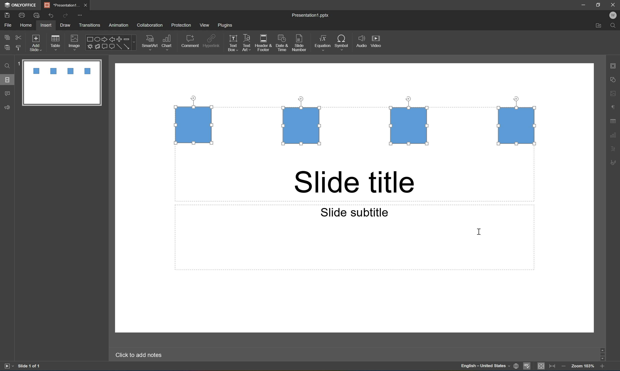 This screenshot has height=371, width=620. Describe the element at coordinates (110, 42) in the screenshot. I see `shapes` at that location.